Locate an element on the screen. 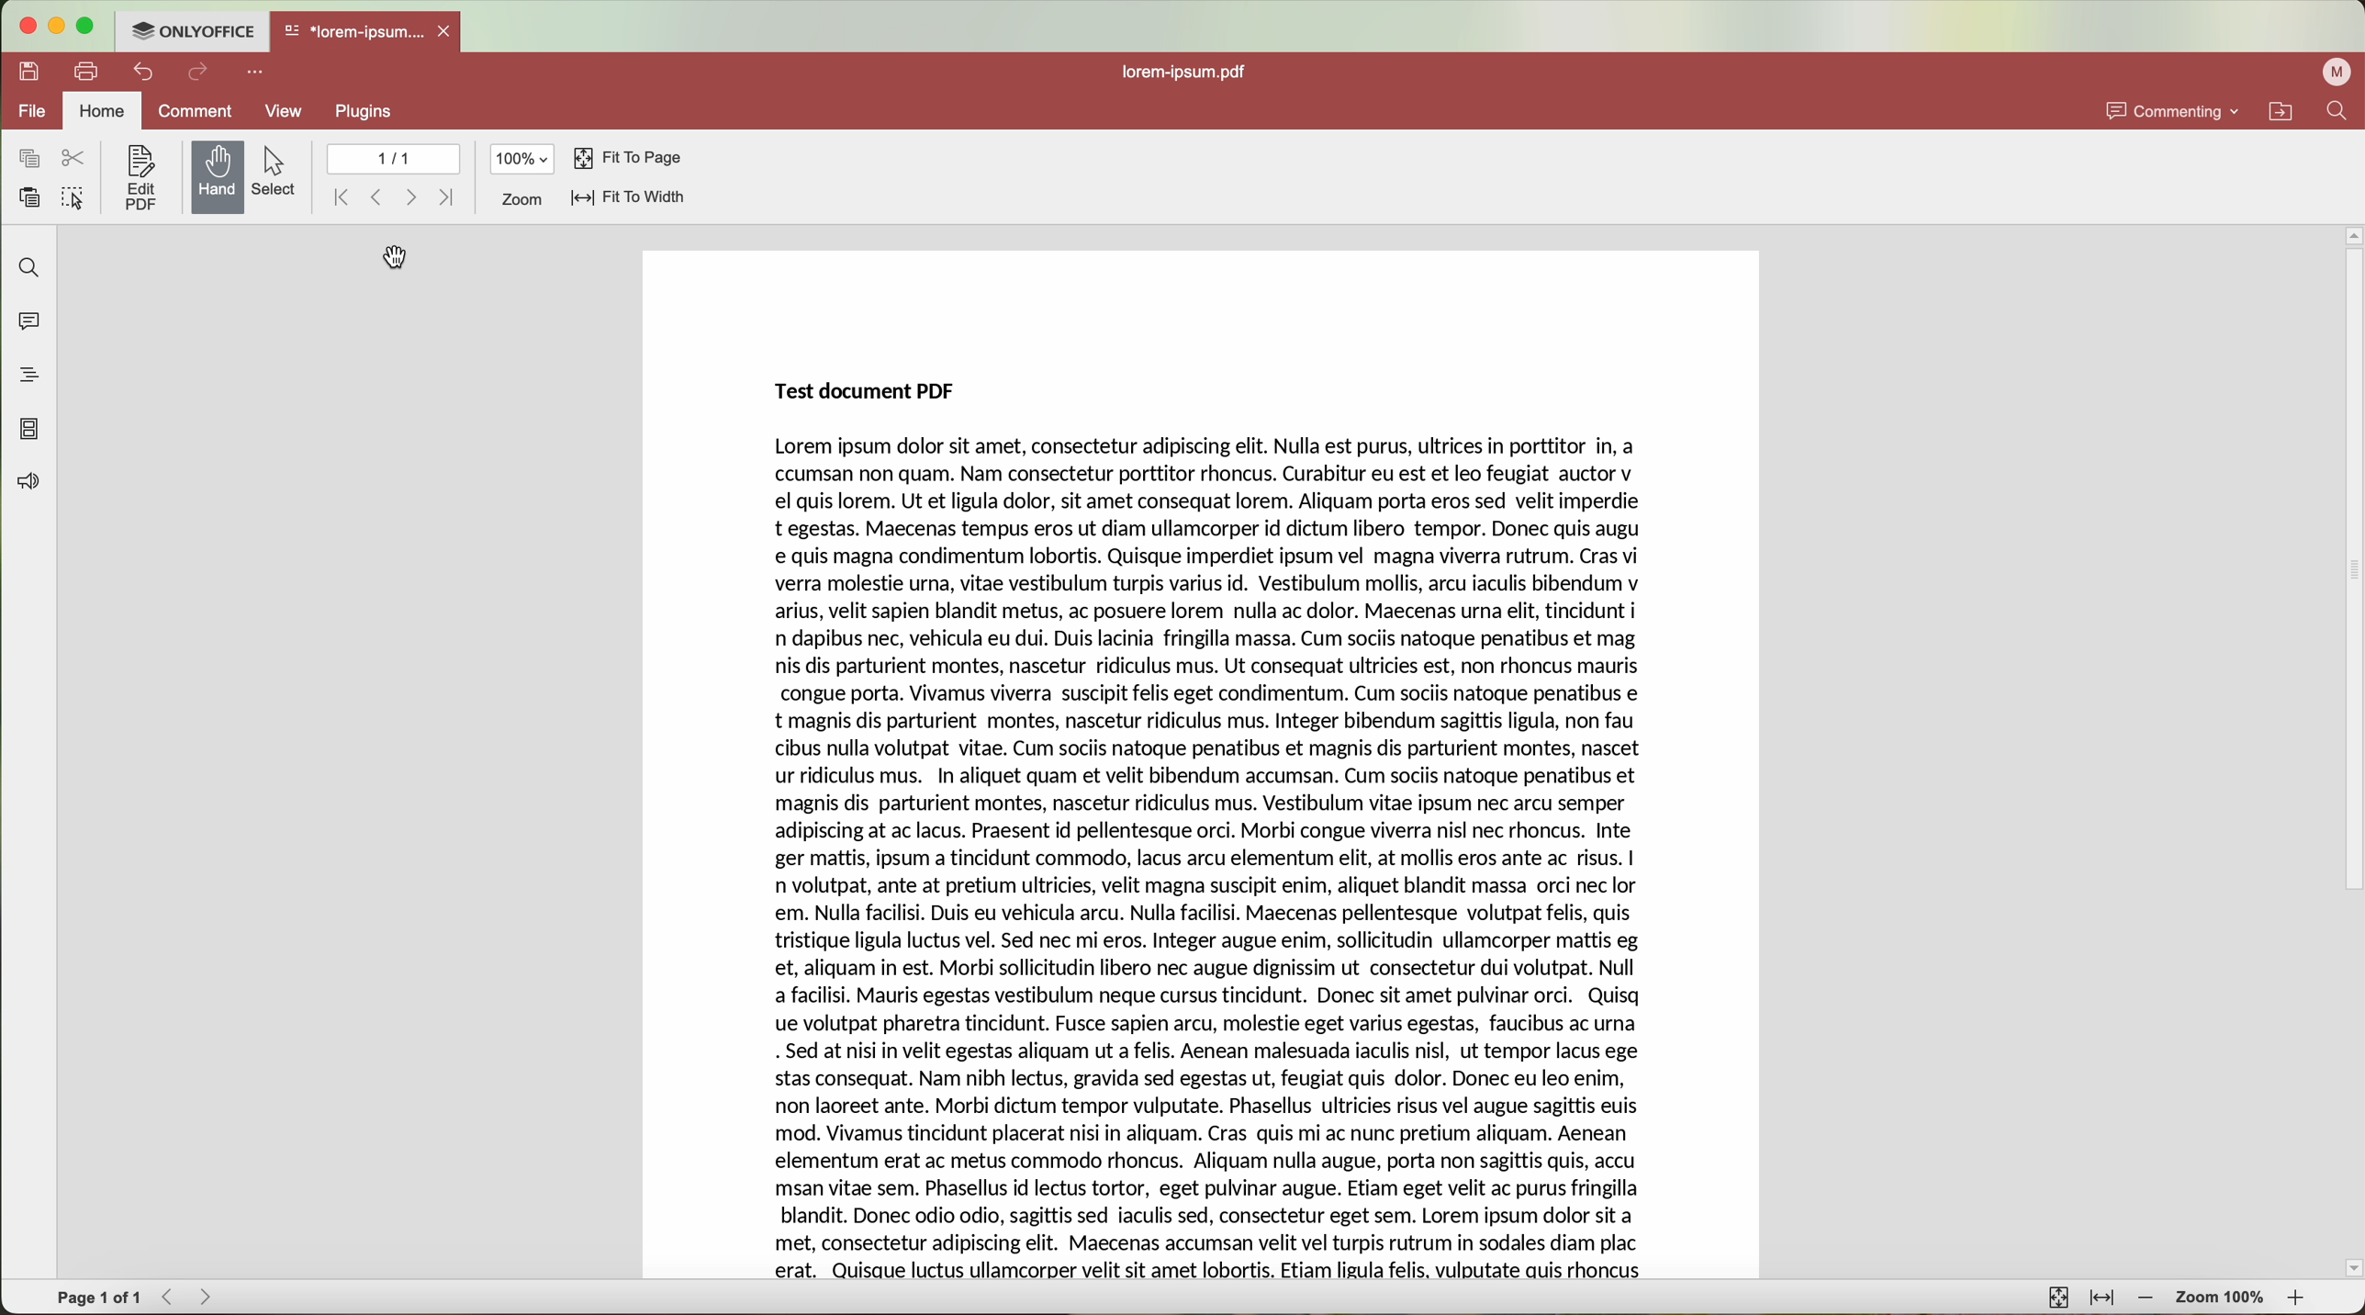 The height and width of the screenshot is (1315, 2365). Page 1 of 1 is located at coordinates (97, 1297).